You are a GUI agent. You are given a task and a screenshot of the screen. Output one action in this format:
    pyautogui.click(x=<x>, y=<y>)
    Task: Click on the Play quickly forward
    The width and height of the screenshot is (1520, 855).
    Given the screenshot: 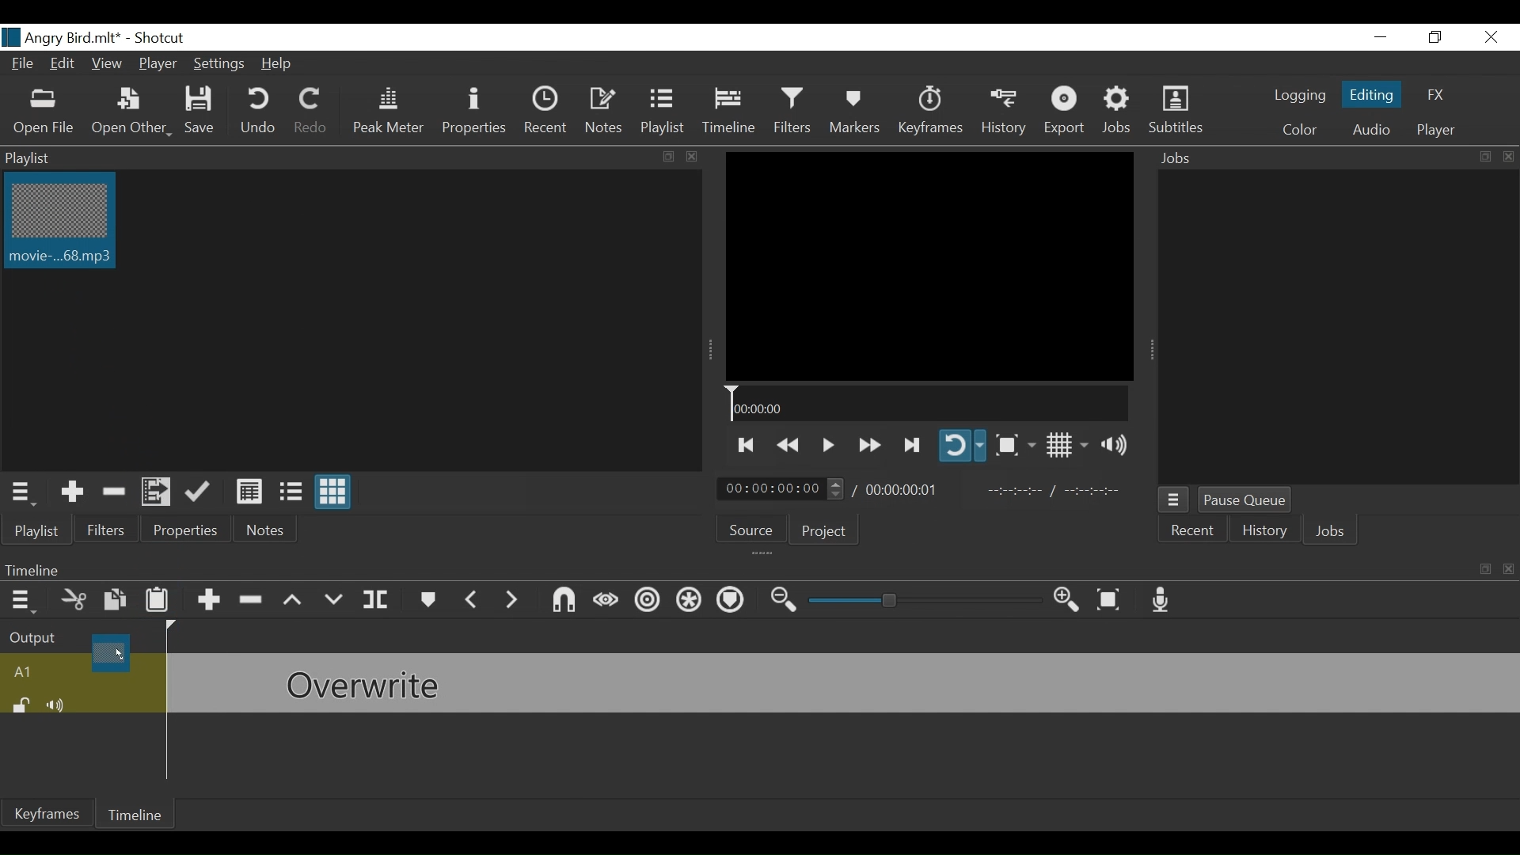 What is the action you would take?
    pyautogui.click(x=868, y=444)
    